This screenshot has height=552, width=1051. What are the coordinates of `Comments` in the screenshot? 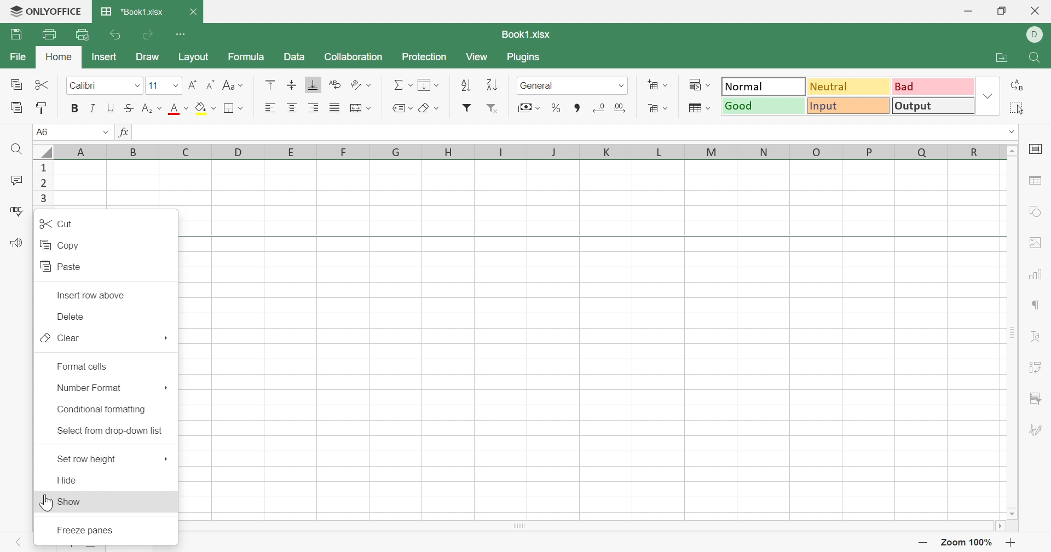 It's located at (15, 180).